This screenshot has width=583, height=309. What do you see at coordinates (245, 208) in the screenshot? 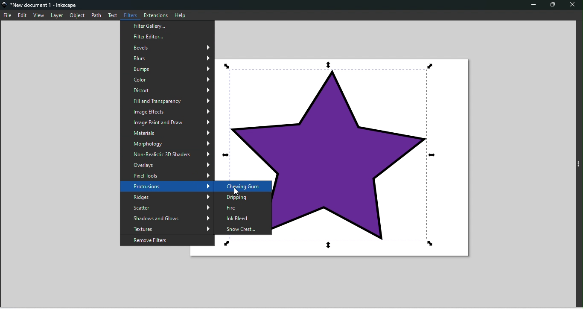
I see `Fire` at bounding box center [245, 208].